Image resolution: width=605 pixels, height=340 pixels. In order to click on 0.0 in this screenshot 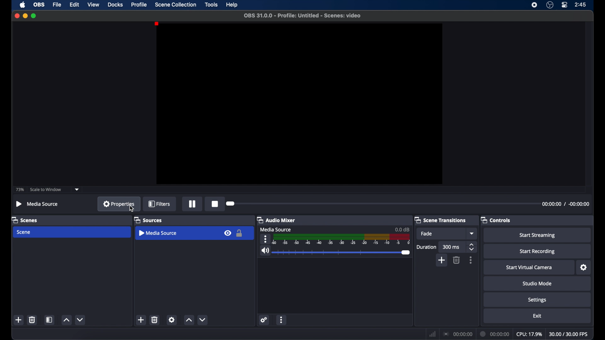, I will do `click(402, 229)`.